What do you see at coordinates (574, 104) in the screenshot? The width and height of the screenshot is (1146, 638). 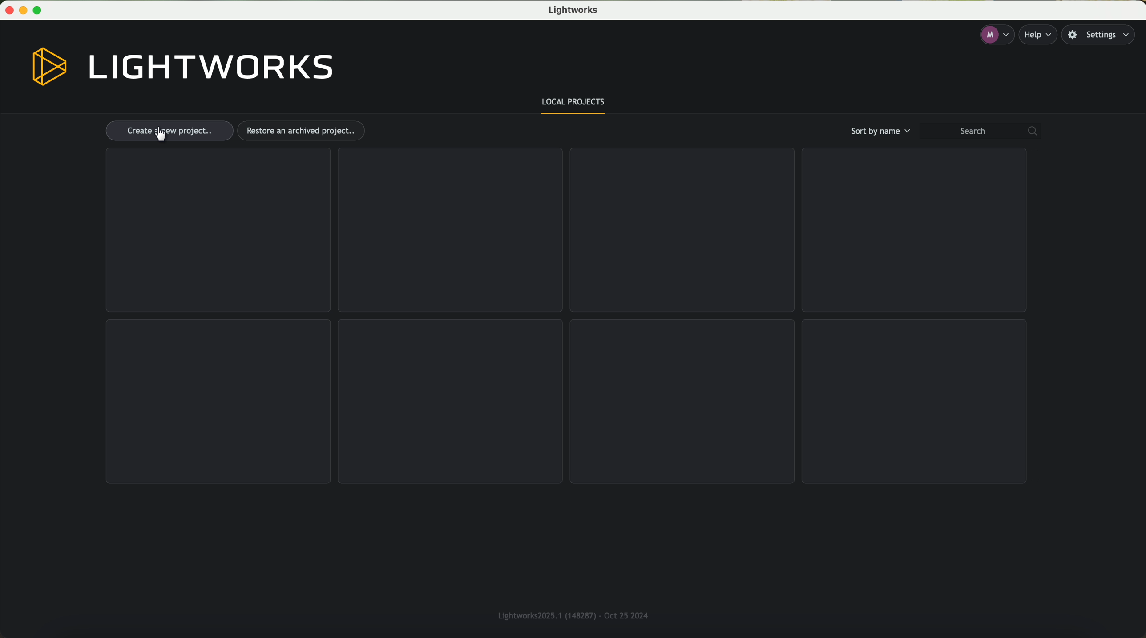 I see `local projects` at bounding box center [574, 104].